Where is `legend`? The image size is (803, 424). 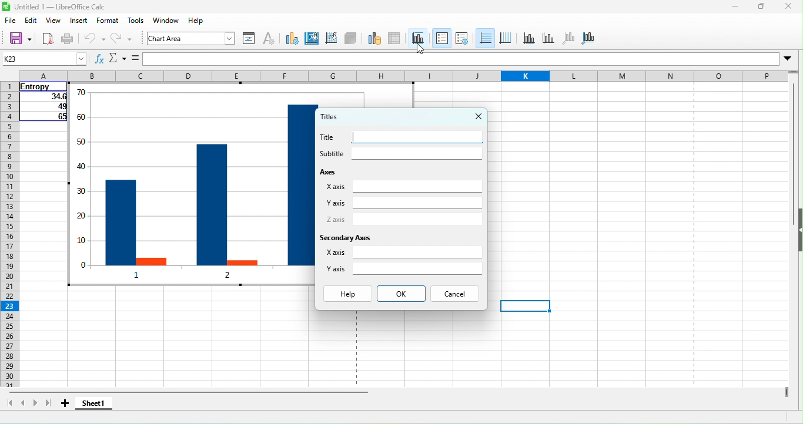
legend is located at coordinates (463, 39).